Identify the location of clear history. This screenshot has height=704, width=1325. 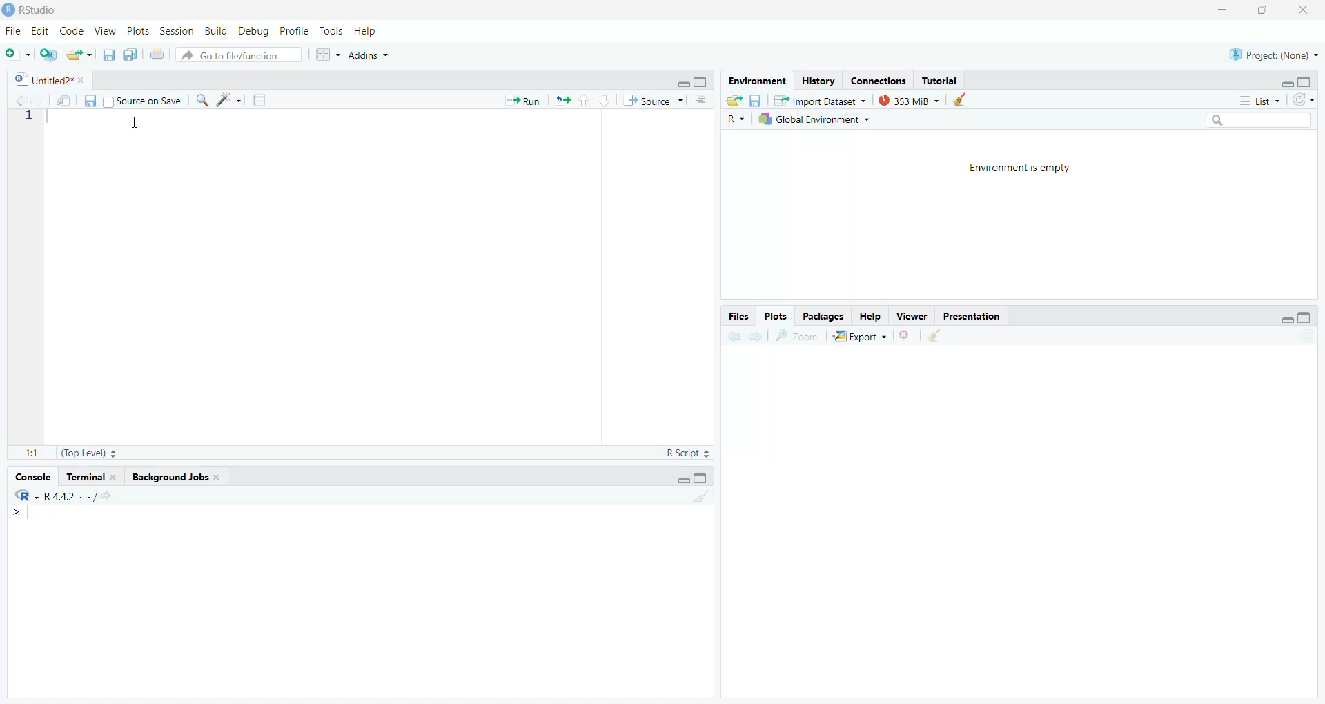
(966, 100).